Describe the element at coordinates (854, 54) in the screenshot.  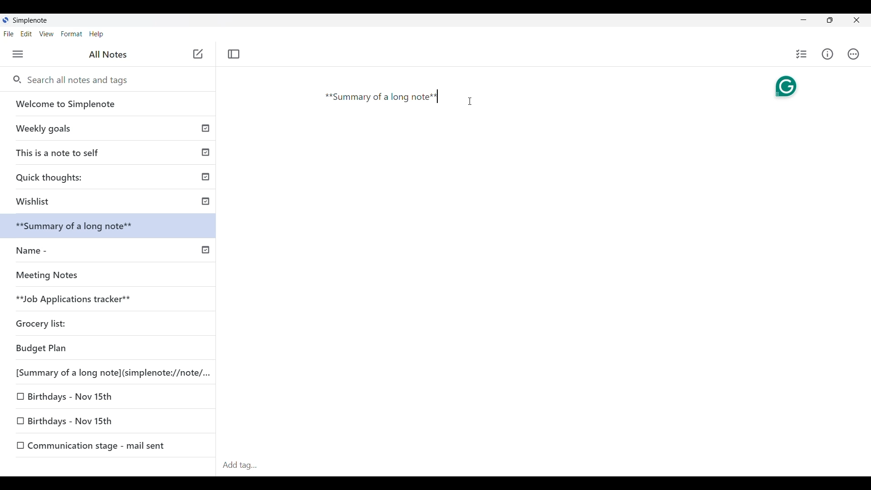
I see `Actions` at that location.